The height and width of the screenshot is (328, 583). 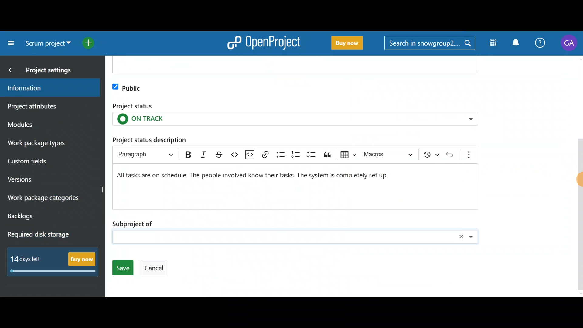 What do you see at coordinates (391, 155) in the screenshot?
I see `Choose macro` at bounding box center [391, 155].